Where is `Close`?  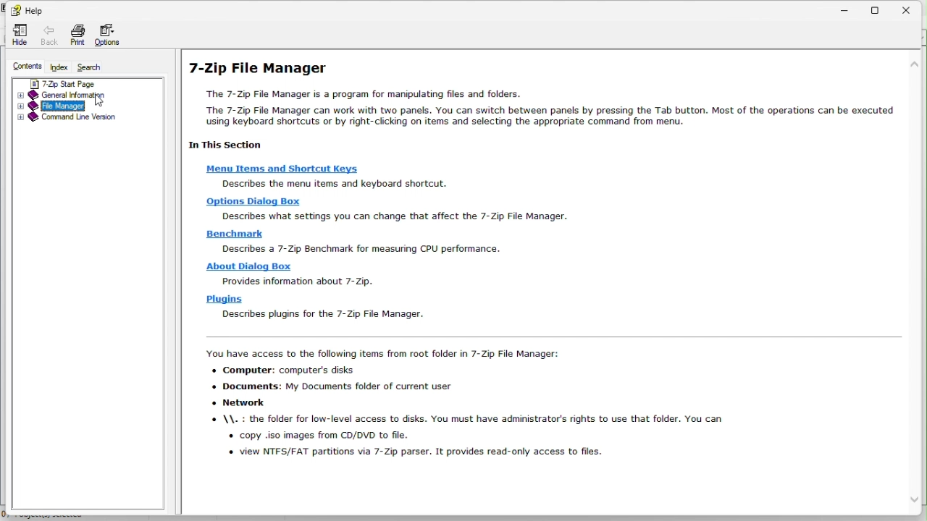 Close is located at coordinates (913, 7).